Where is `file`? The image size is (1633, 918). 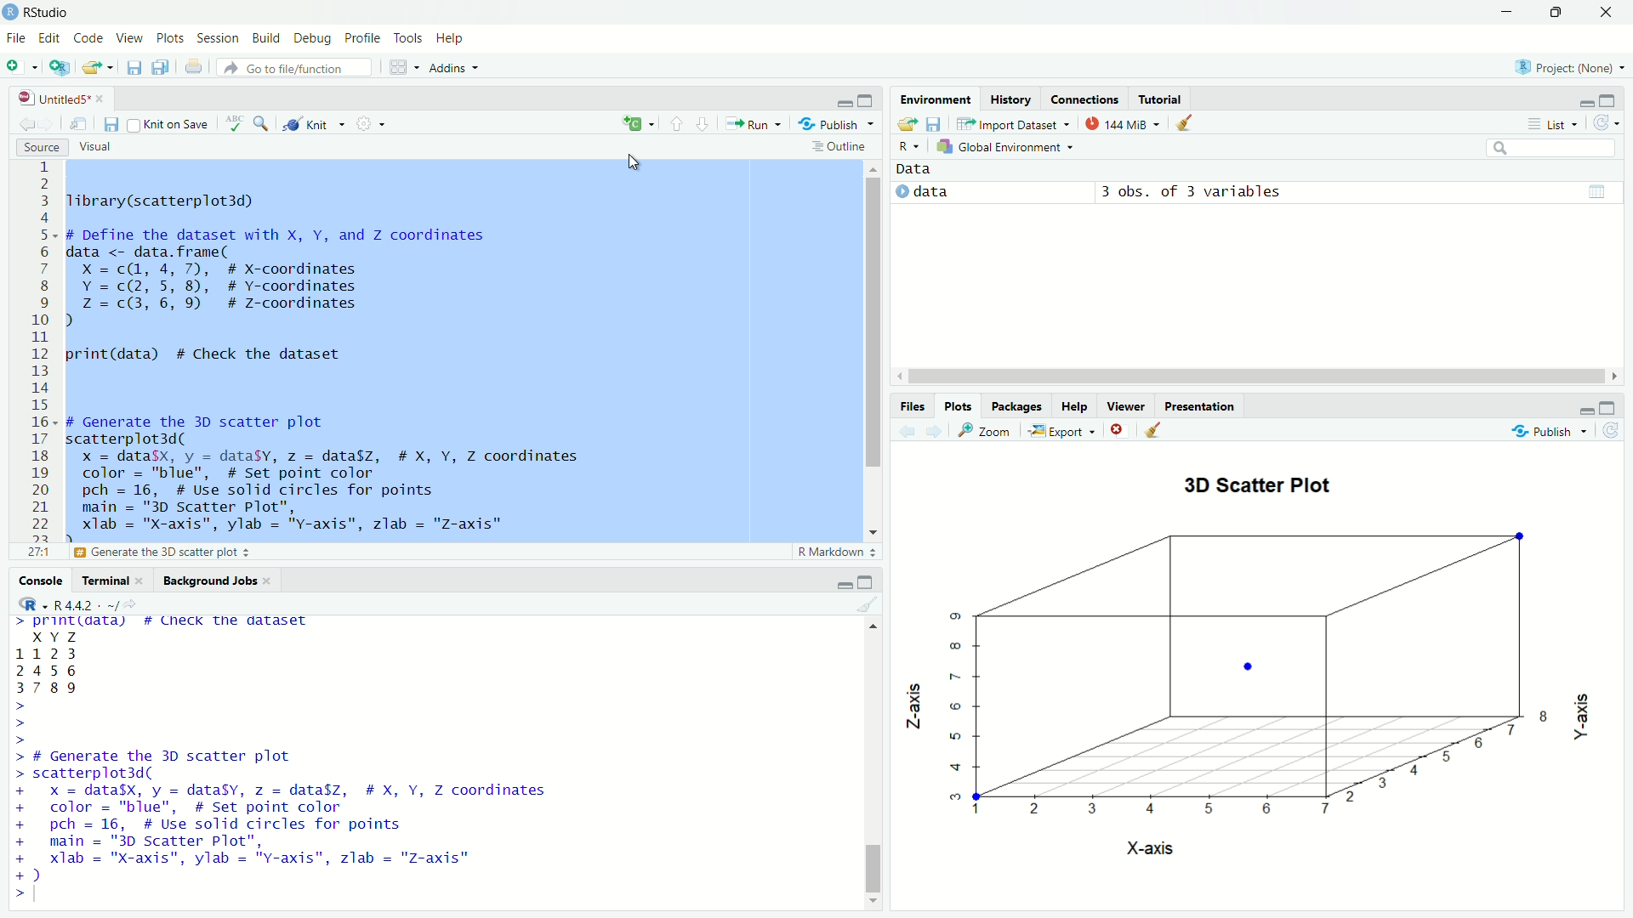
file is located at coordinates (14, 39).